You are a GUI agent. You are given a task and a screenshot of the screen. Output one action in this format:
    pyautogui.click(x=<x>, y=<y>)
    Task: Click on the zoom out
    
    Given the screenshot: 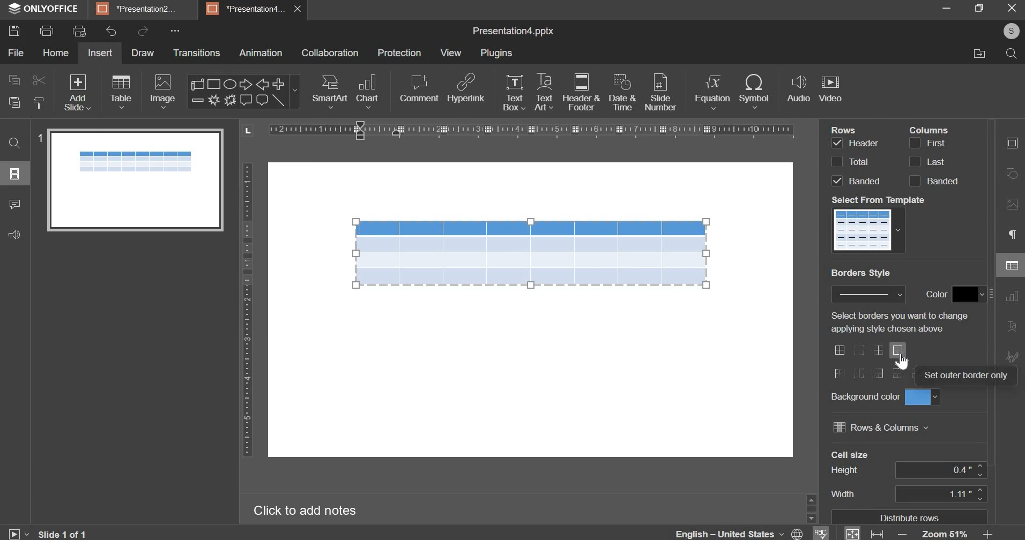 What is the action you would take?
    pyautogui.click(x=903, y=535)
    